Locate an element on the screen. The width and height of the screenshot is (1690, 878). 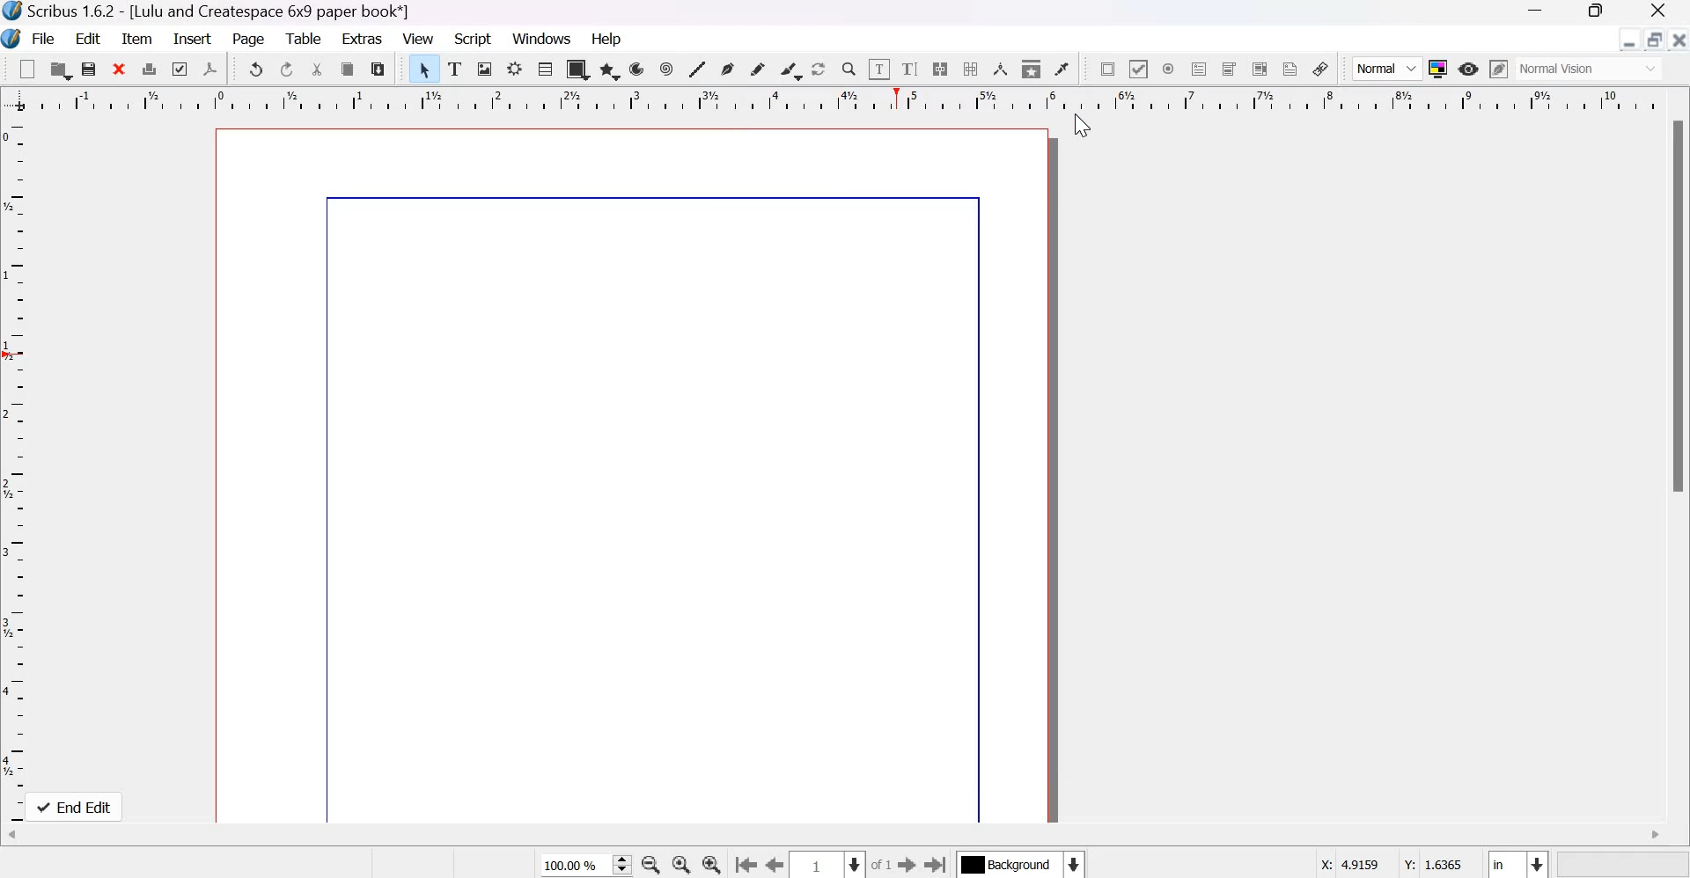
polygon is located at coordinates (609, 70).